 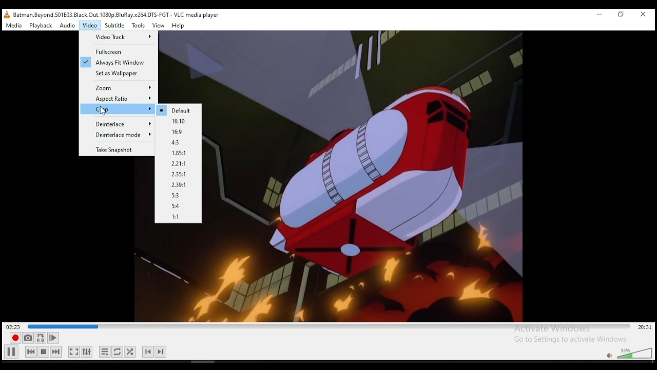 I want to click on Take snapshot, so click(x=117, y=150).